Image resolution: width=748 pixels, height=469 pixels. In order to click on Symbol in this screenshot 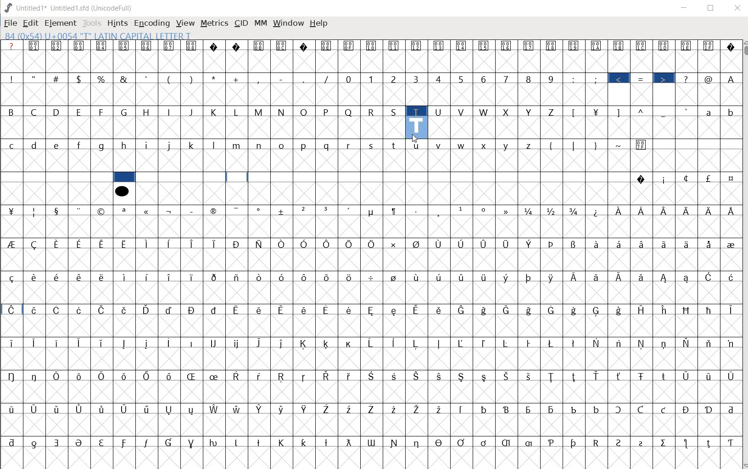, I will do `click(125, 444)`.